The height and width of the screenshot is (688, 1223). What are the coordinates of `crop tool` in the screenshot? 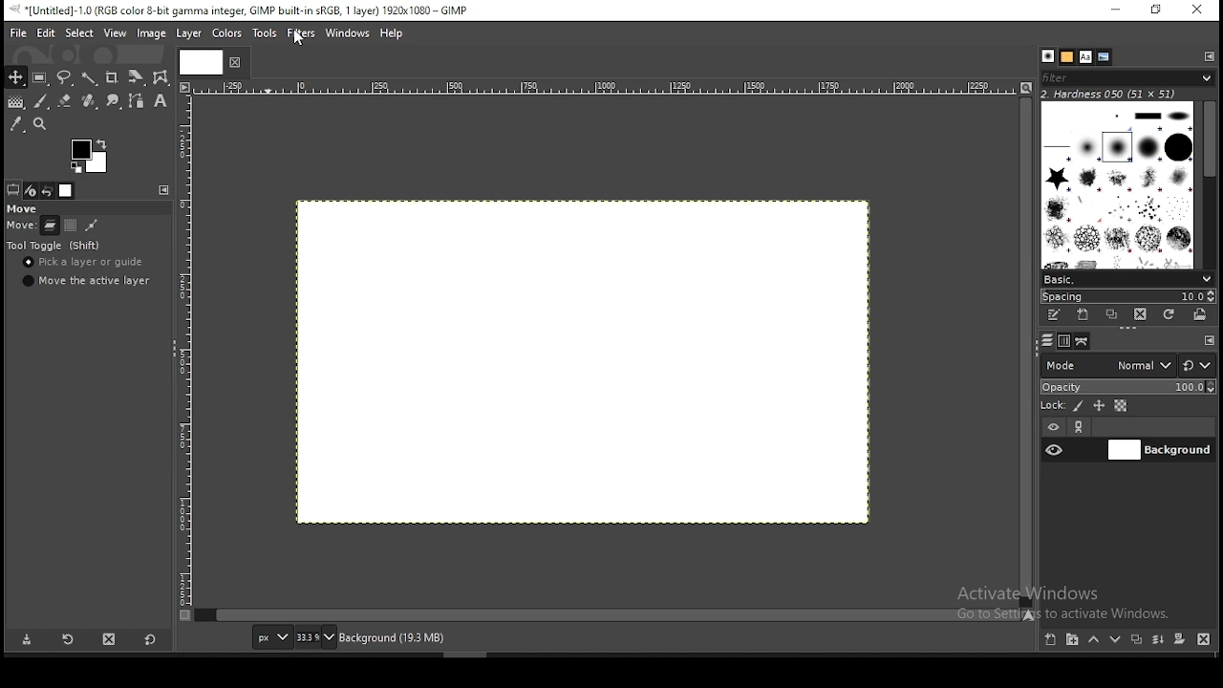 It's located at (134, 78).